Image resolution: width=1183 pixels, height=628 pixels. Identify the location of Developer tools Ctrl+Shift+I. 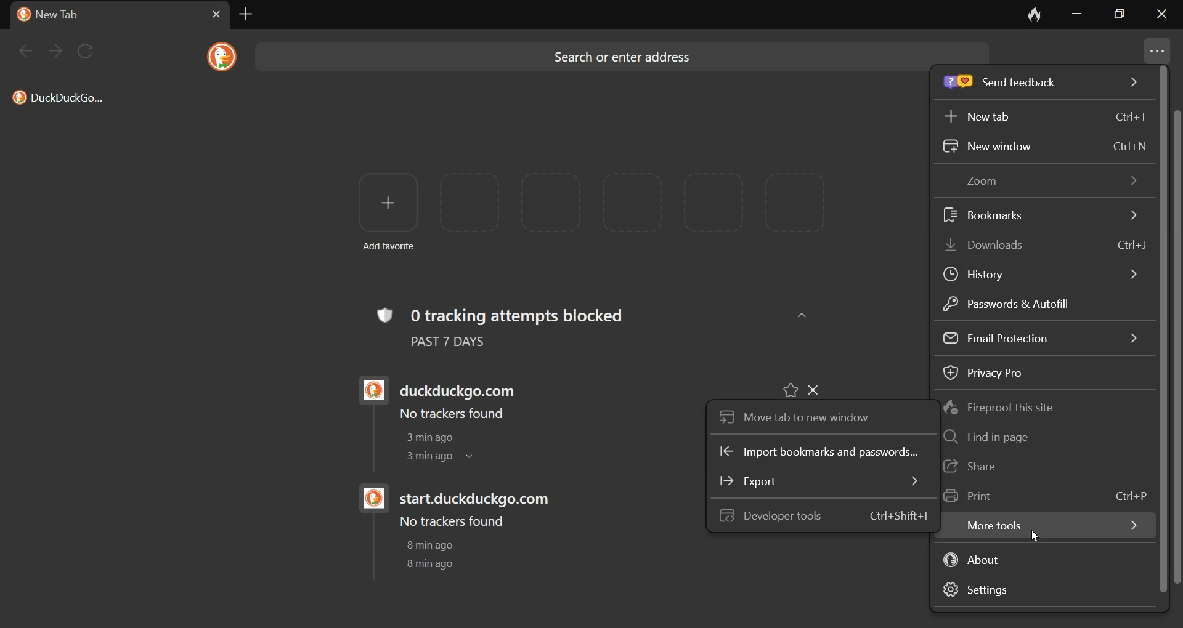
(823, 515).